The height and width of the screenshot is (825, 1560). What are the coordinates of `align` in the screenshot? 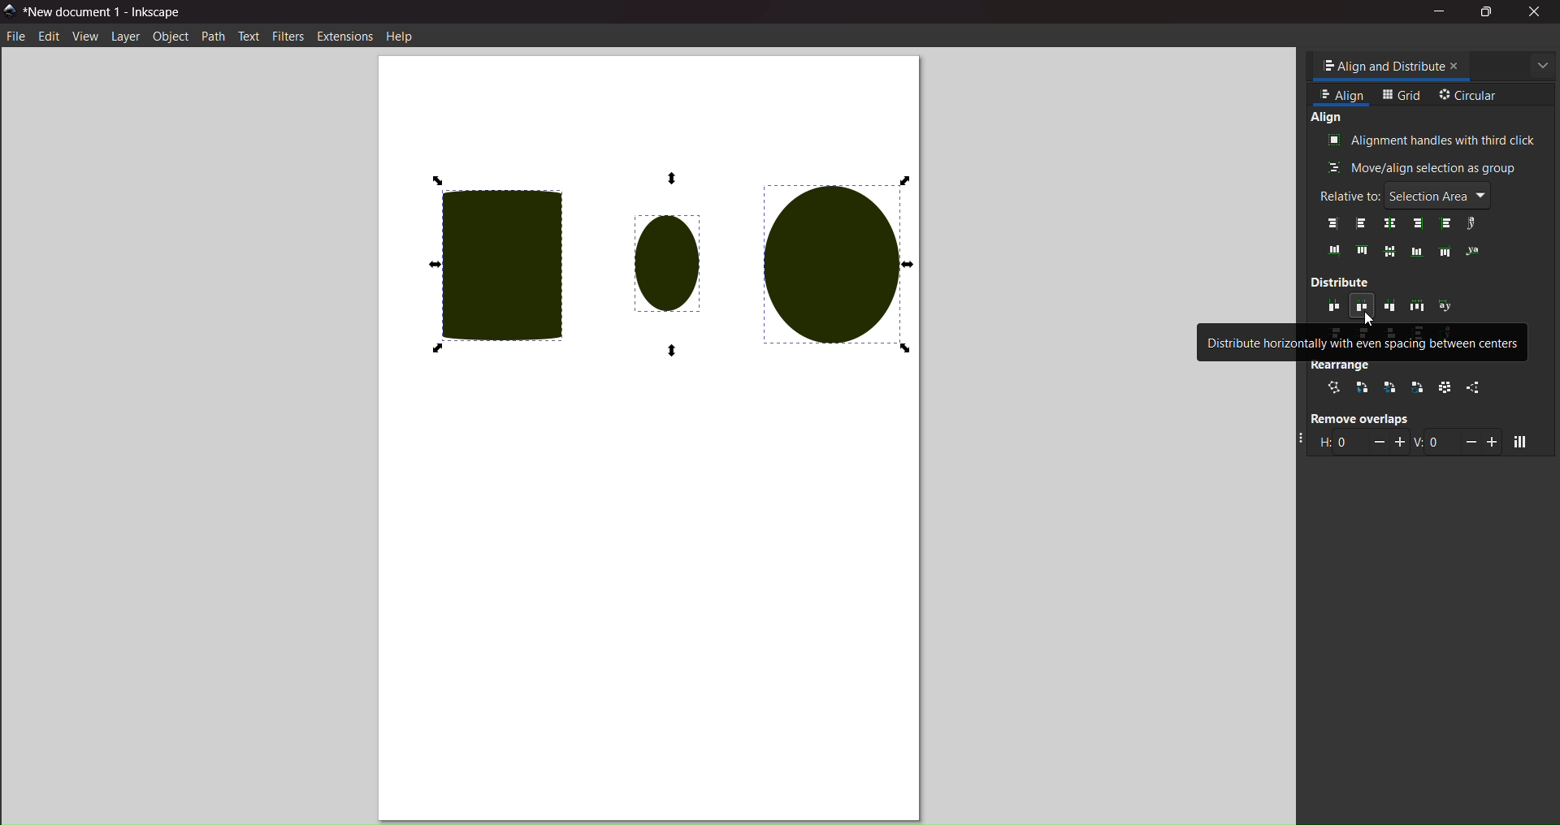 It's located at (1342, 97).